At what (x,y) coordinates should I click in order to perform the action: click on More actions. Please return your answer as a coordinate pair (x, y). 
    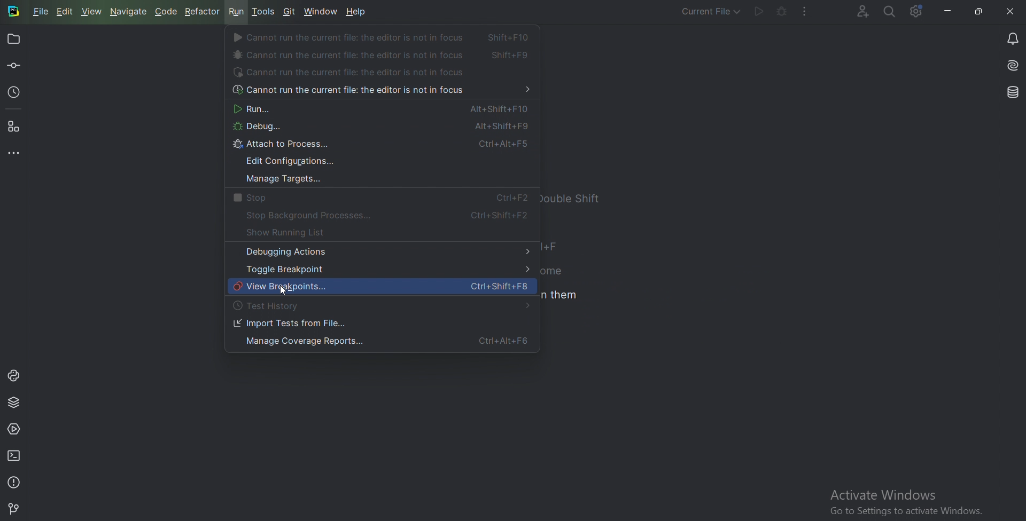
    Looking at the image, I should click on (806, 12).